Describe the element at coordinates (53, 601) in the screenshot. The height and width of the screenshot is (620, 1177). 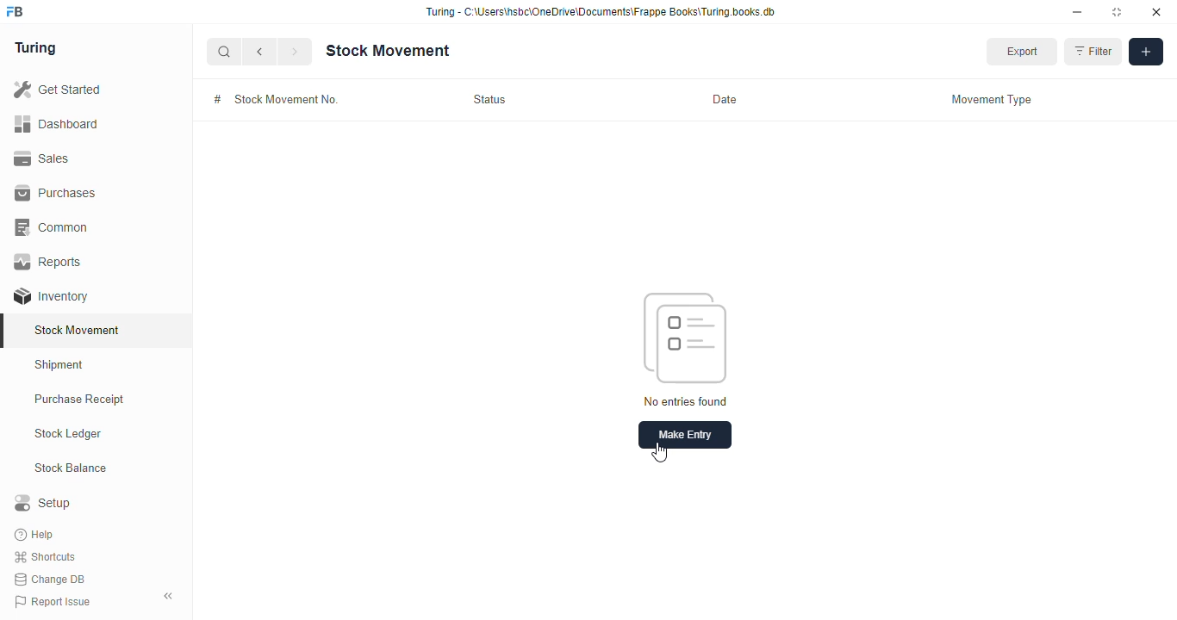
I see `report issue` at that location.